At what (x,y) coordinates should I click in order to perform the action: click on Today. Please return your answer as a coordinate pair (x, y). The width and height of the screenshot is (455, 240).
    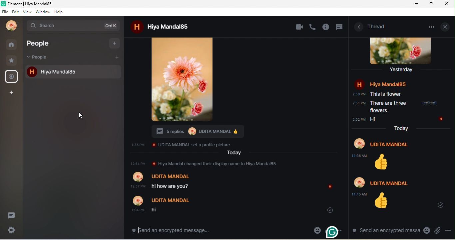
    Looking at the image, I should click on (233, 152).